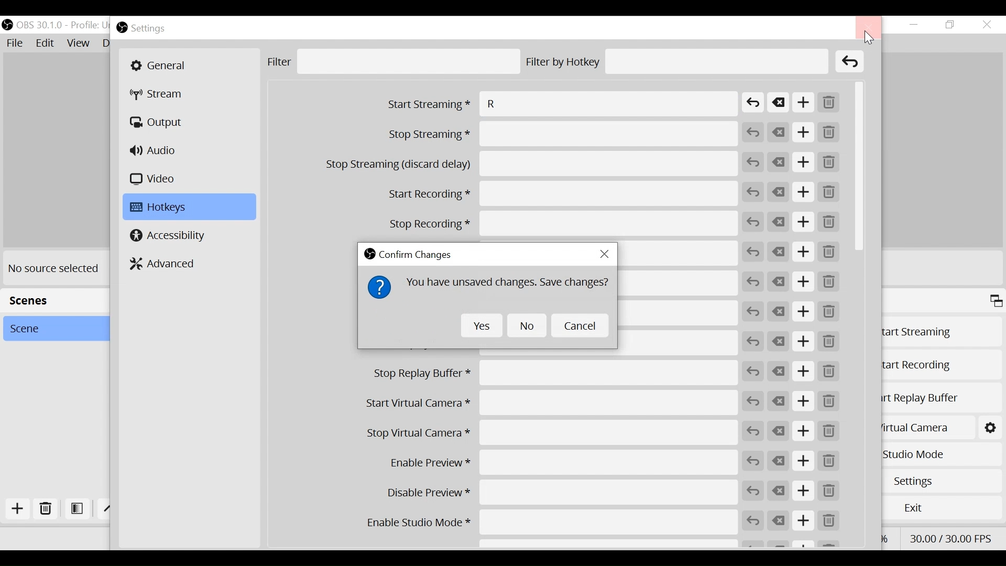  I want to click on Clear, so click(850, 62).